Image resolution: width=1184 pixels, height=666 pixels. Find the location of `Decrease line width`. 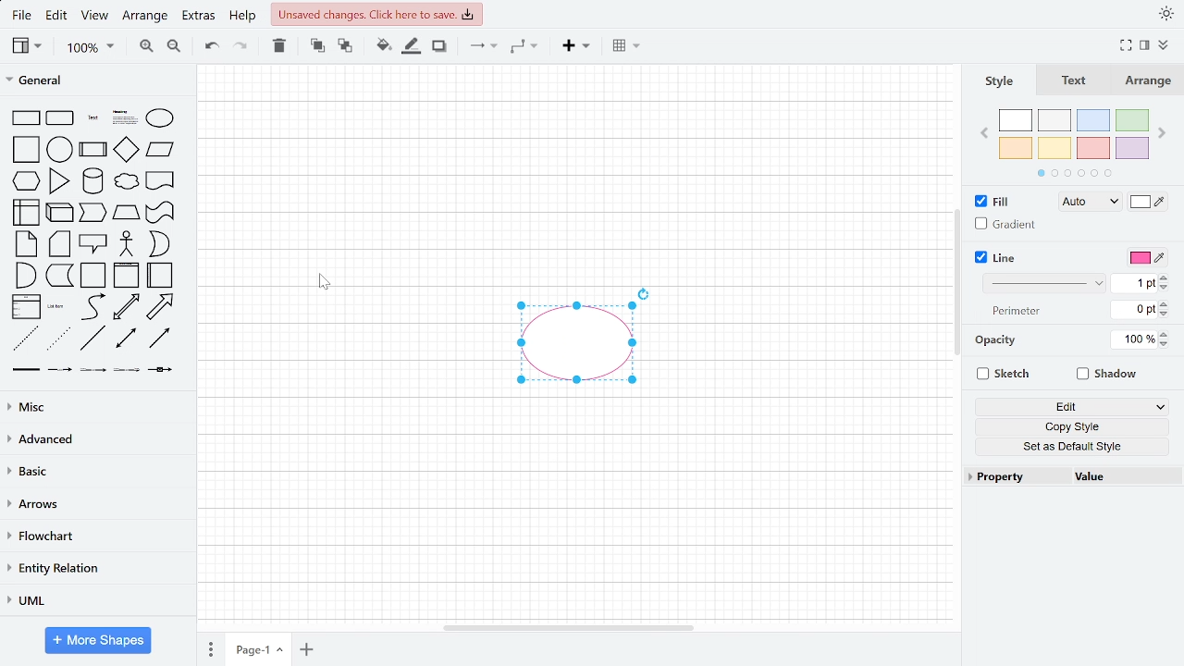

Decrease line width is located at coordinates (1165, 288).